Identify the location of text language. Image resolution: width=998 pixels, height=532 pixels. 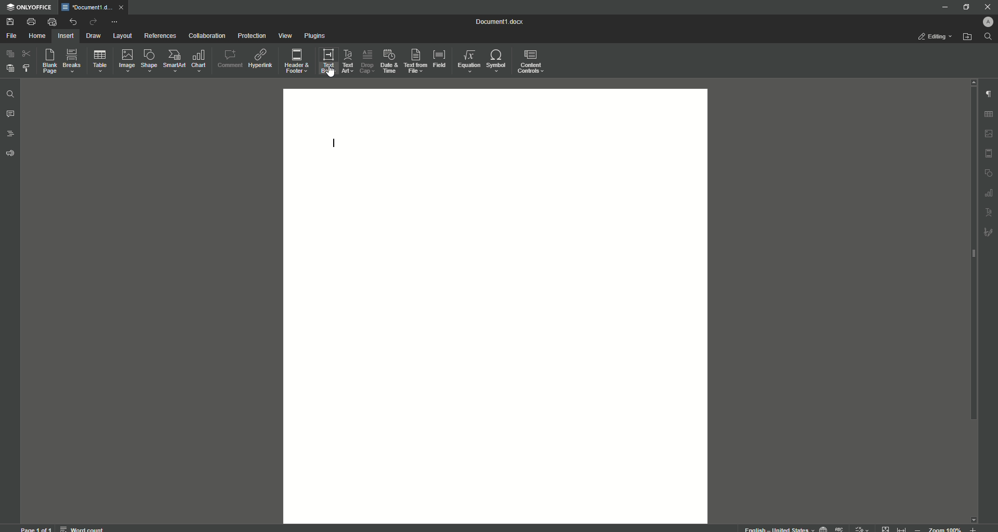
(774, 528).